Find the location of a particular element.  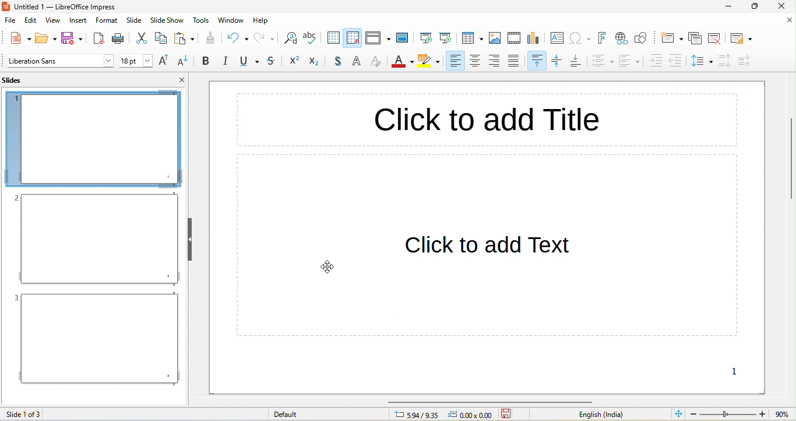

export directly as pdf is located at coordinates (98, 37).